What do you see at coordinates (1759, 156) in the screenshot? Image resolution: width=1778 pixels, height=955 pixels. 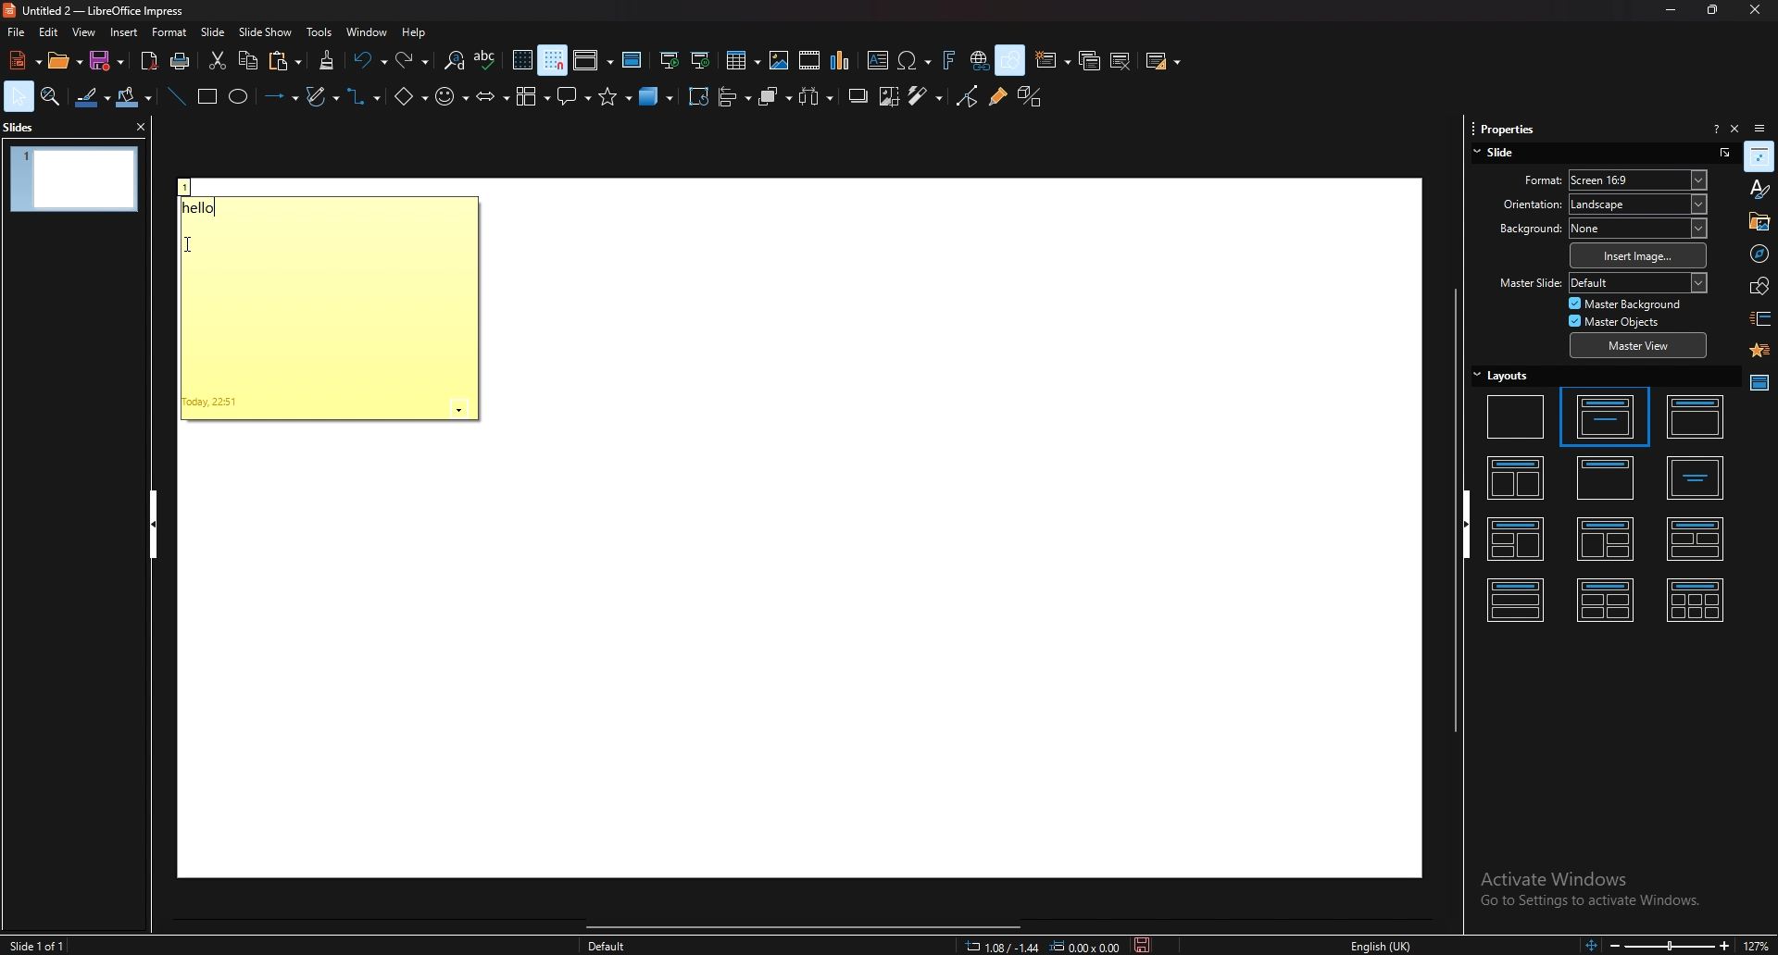 I see `properties` at bounding box center [1759, 156].